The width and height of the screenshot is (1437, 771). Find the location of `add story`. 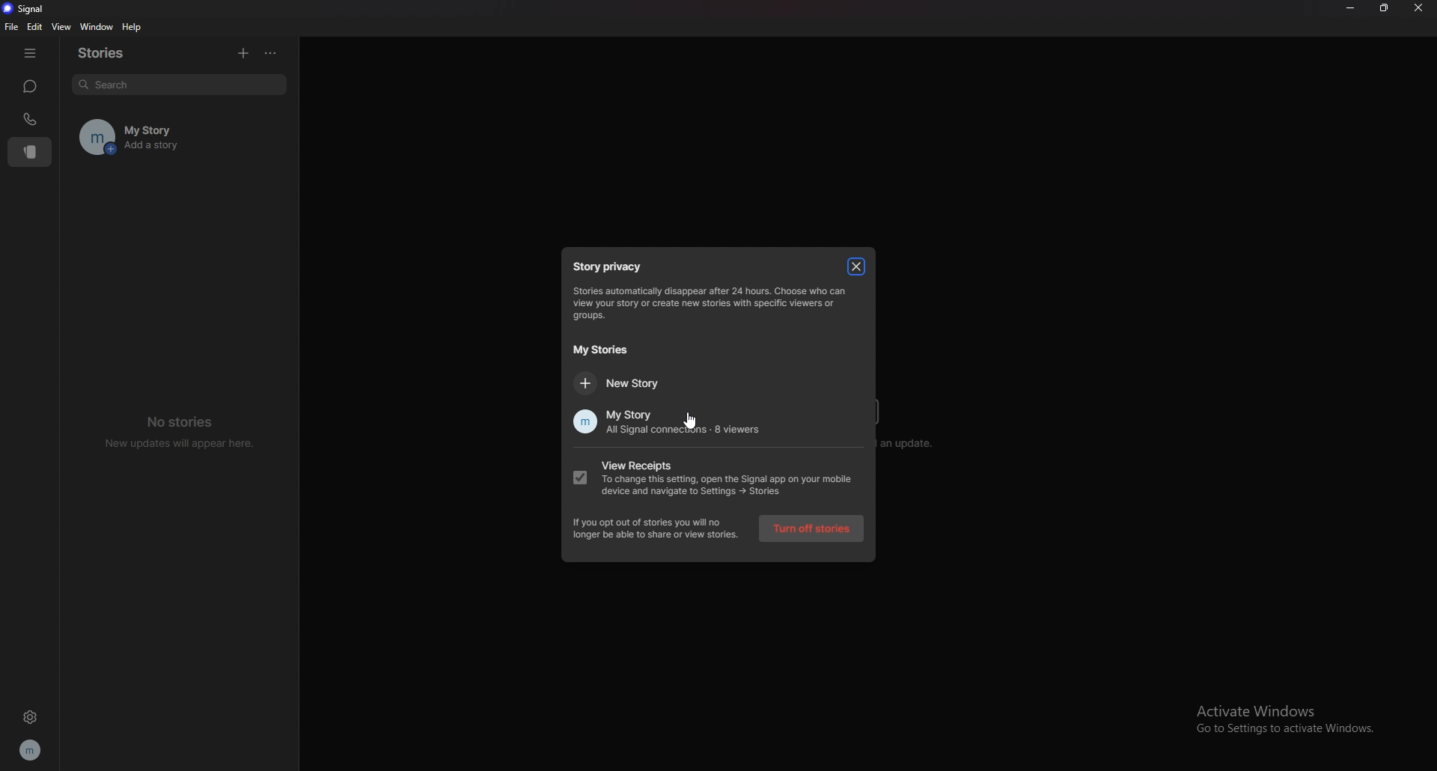

add story is located at coordinates (239, 51).